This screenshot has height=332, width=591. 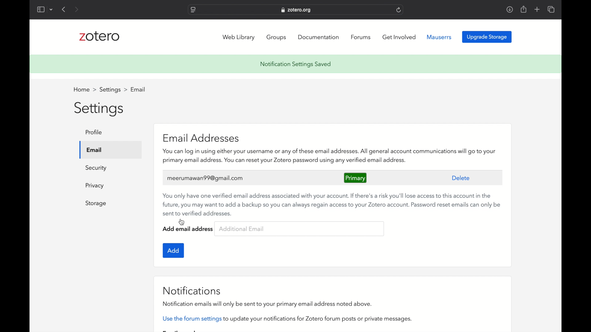 I want to click on email, so click(x=94, y=150).